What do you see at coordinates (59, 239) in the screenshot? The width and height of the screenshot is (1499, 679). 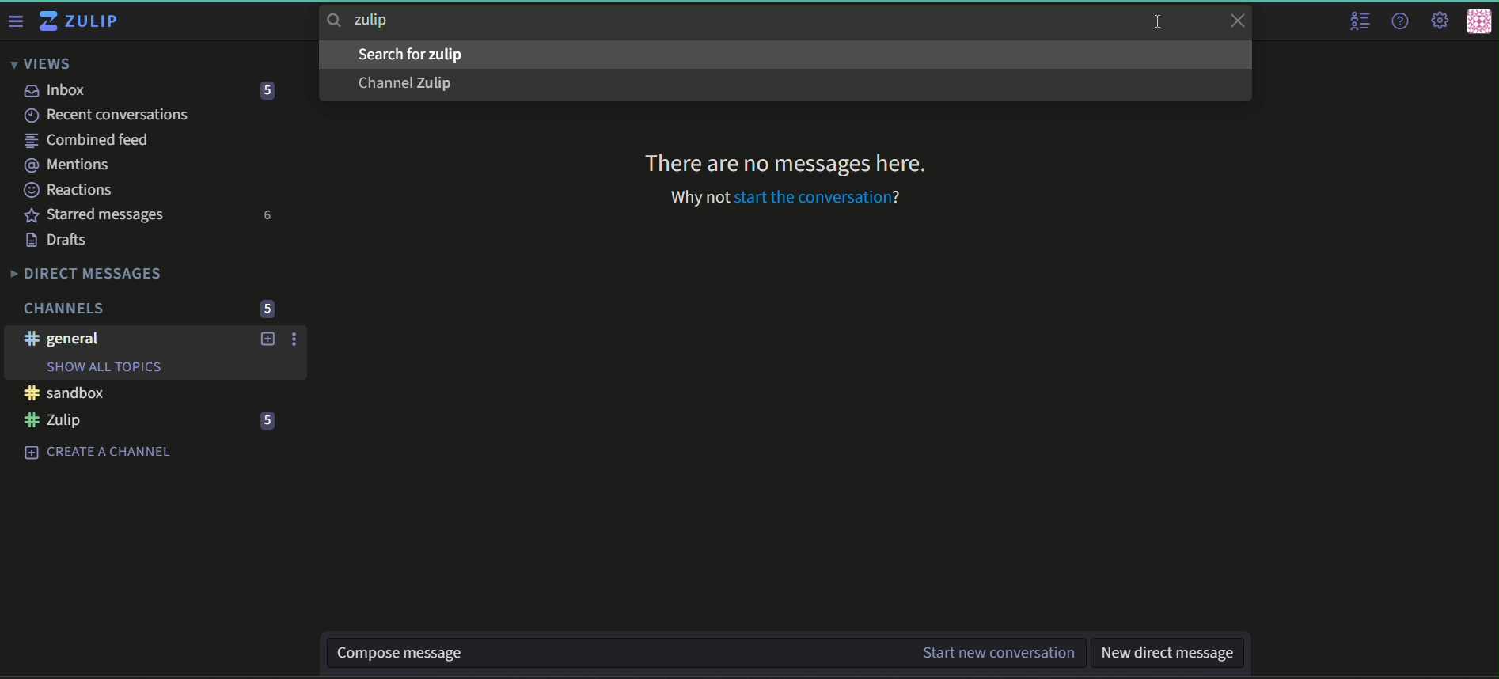 I see `Drafts` at bounding box center [59, 239].